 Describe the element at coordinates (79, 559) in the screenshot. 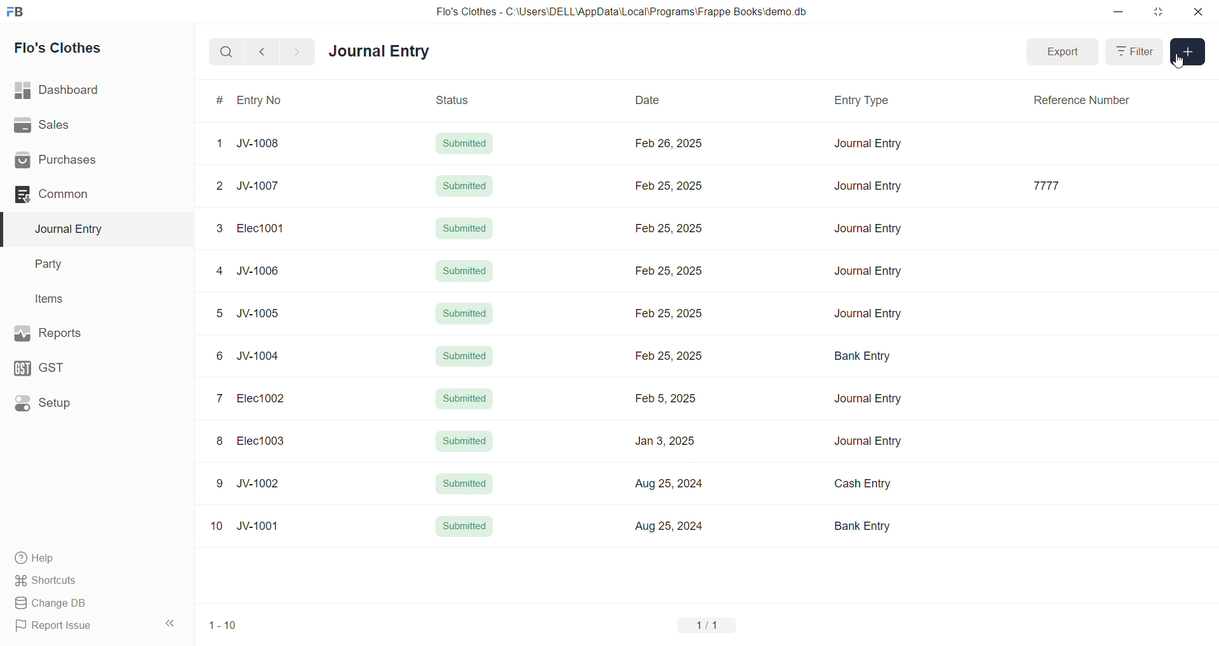

I see `Help` at that location.